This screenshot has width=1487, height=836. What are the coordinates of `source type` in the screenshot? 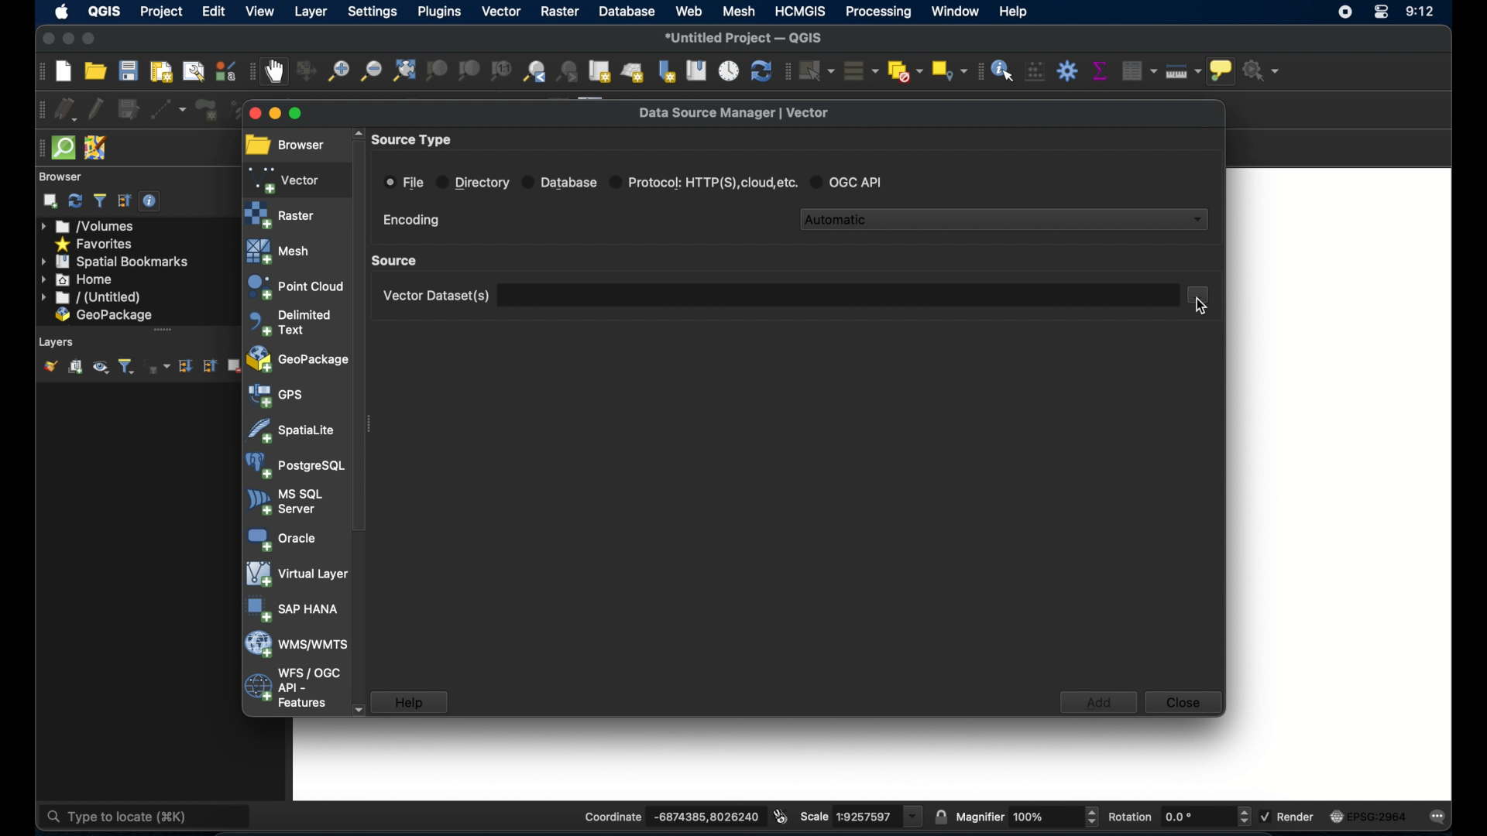 It's located at (414, 140).